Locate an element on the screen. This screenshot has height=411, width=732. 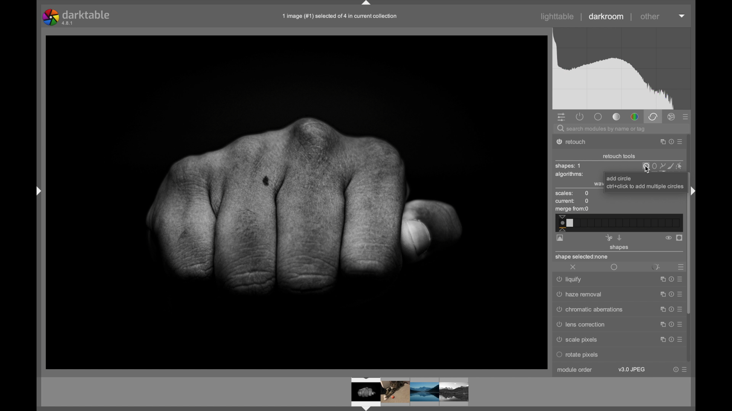
dropdown menu is located at coordinates (682, 15).